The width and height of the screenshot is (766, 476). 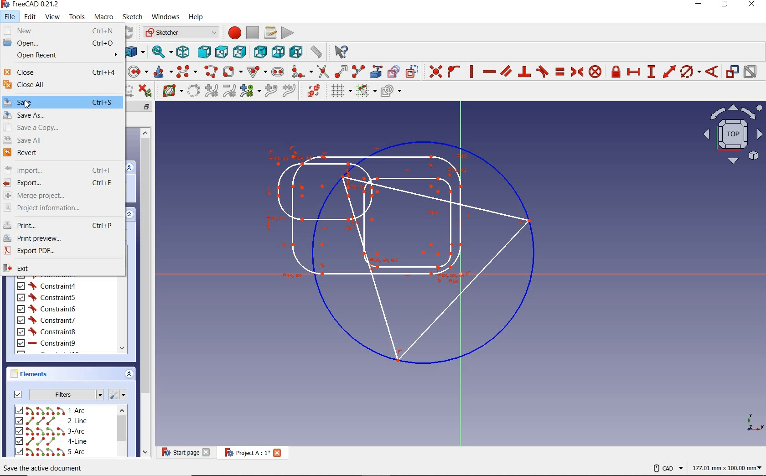 What do you see at coordinates (34, 5) in the screenshot?
I see `freeCAD 0.21.2` at bounding box center [34, 5].